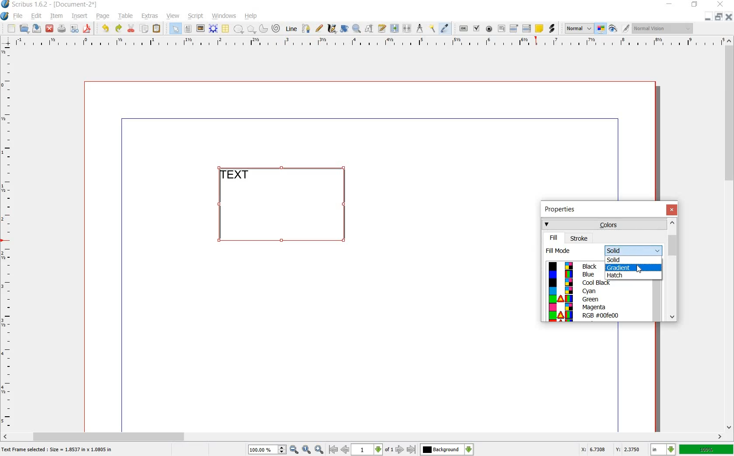  What do you see at coordinates (618, 275) in the screenshot?
I see `hatch` at bounding box center [618, 275].